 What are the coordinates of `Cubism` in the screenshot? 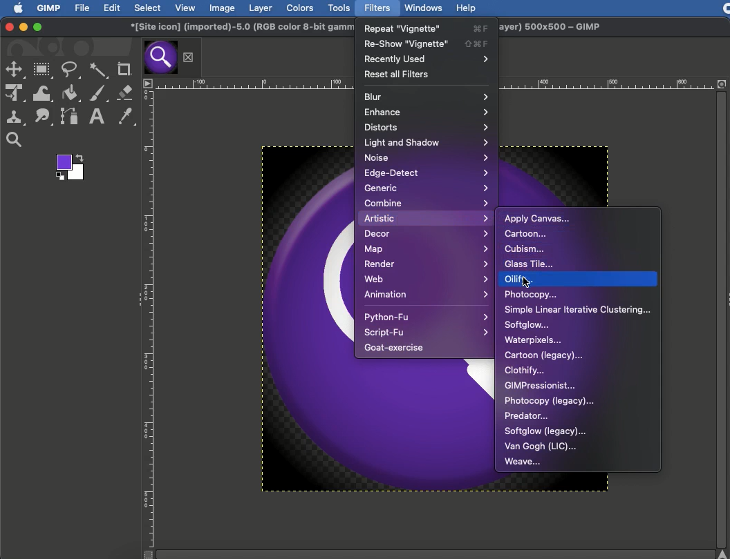 It's located at (525, 248).